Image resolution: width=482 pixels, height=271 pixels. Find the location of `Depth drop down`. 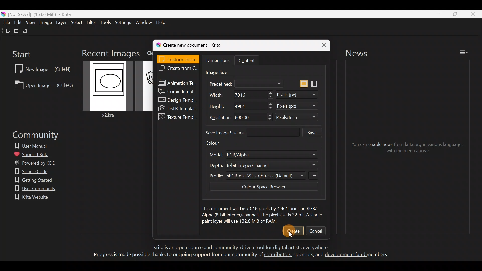

Depth drop down is located at coordinates (306, 165).